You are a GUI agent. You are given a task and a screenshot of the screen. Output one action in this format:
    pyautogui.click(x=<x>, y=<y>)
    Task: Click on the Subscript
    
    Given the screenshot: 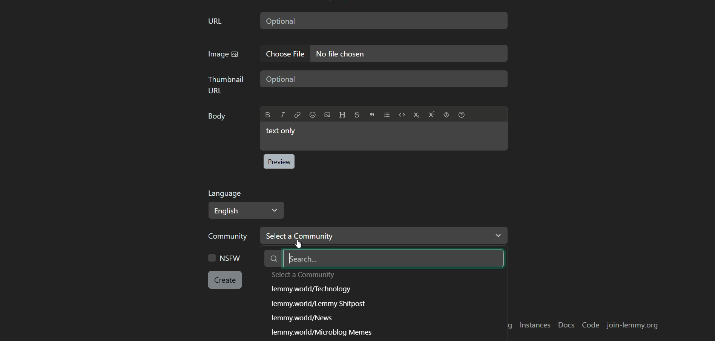 What is the action you would take?
    pyautogui.click(x=416, y=115)
    